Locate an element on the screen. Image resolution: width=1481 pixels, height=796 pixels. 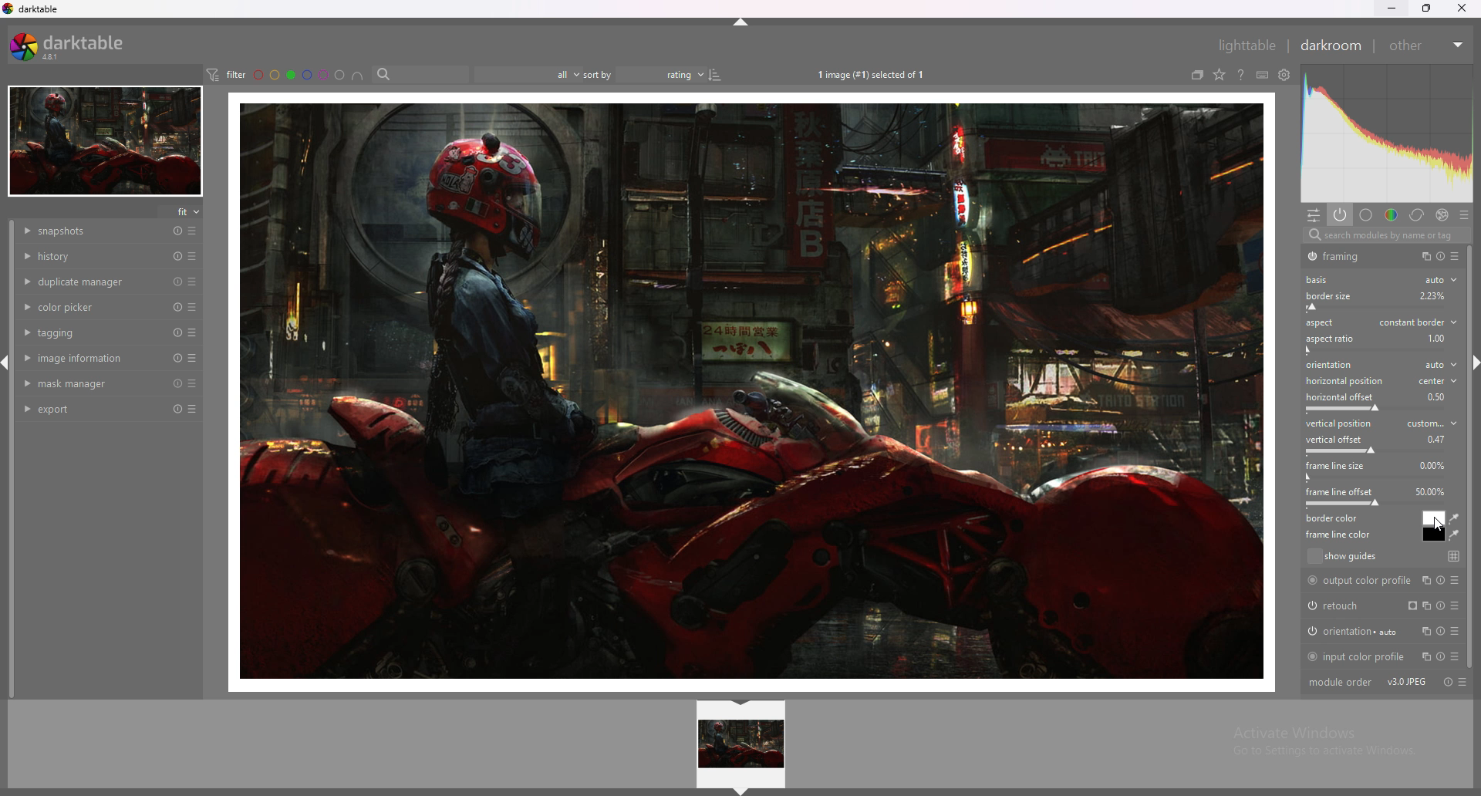
reset is located at coordinates (177, 383).